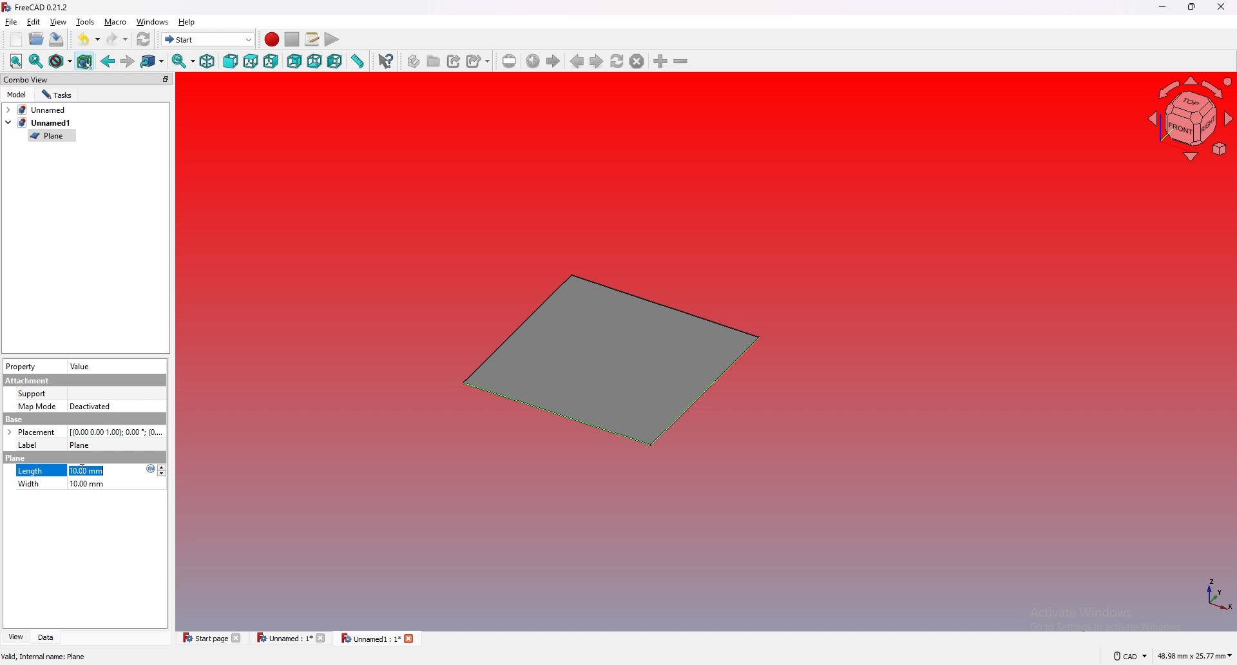  Describe the element at coordinates (251, 62) in the screenshot. I see `top` at that location.